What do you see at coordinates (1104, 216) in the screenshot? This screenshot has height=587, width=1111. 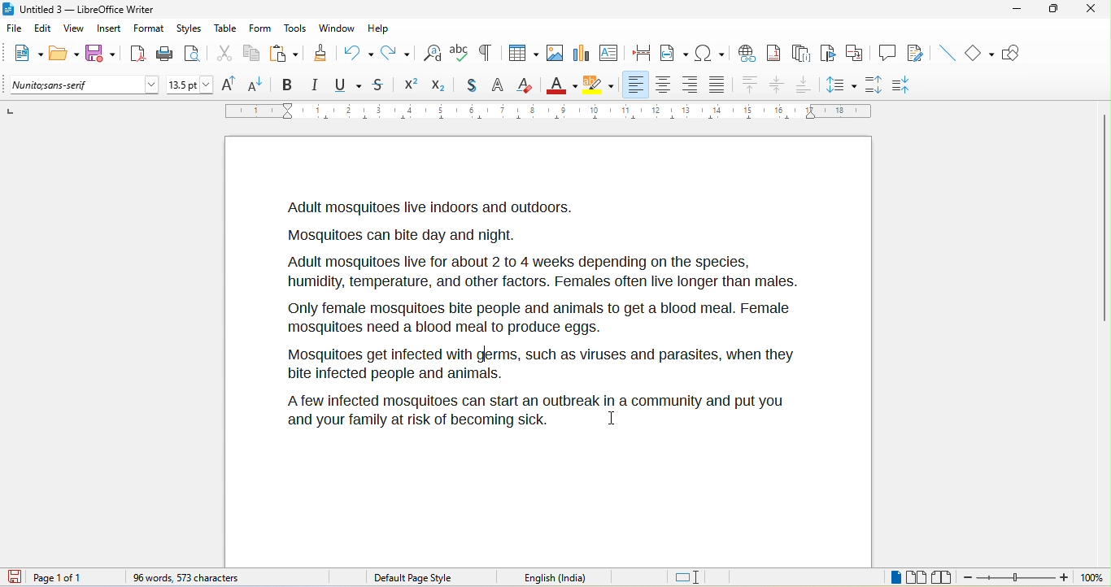 I see `vertical scroll bar` at bounding box center [1104, 216].